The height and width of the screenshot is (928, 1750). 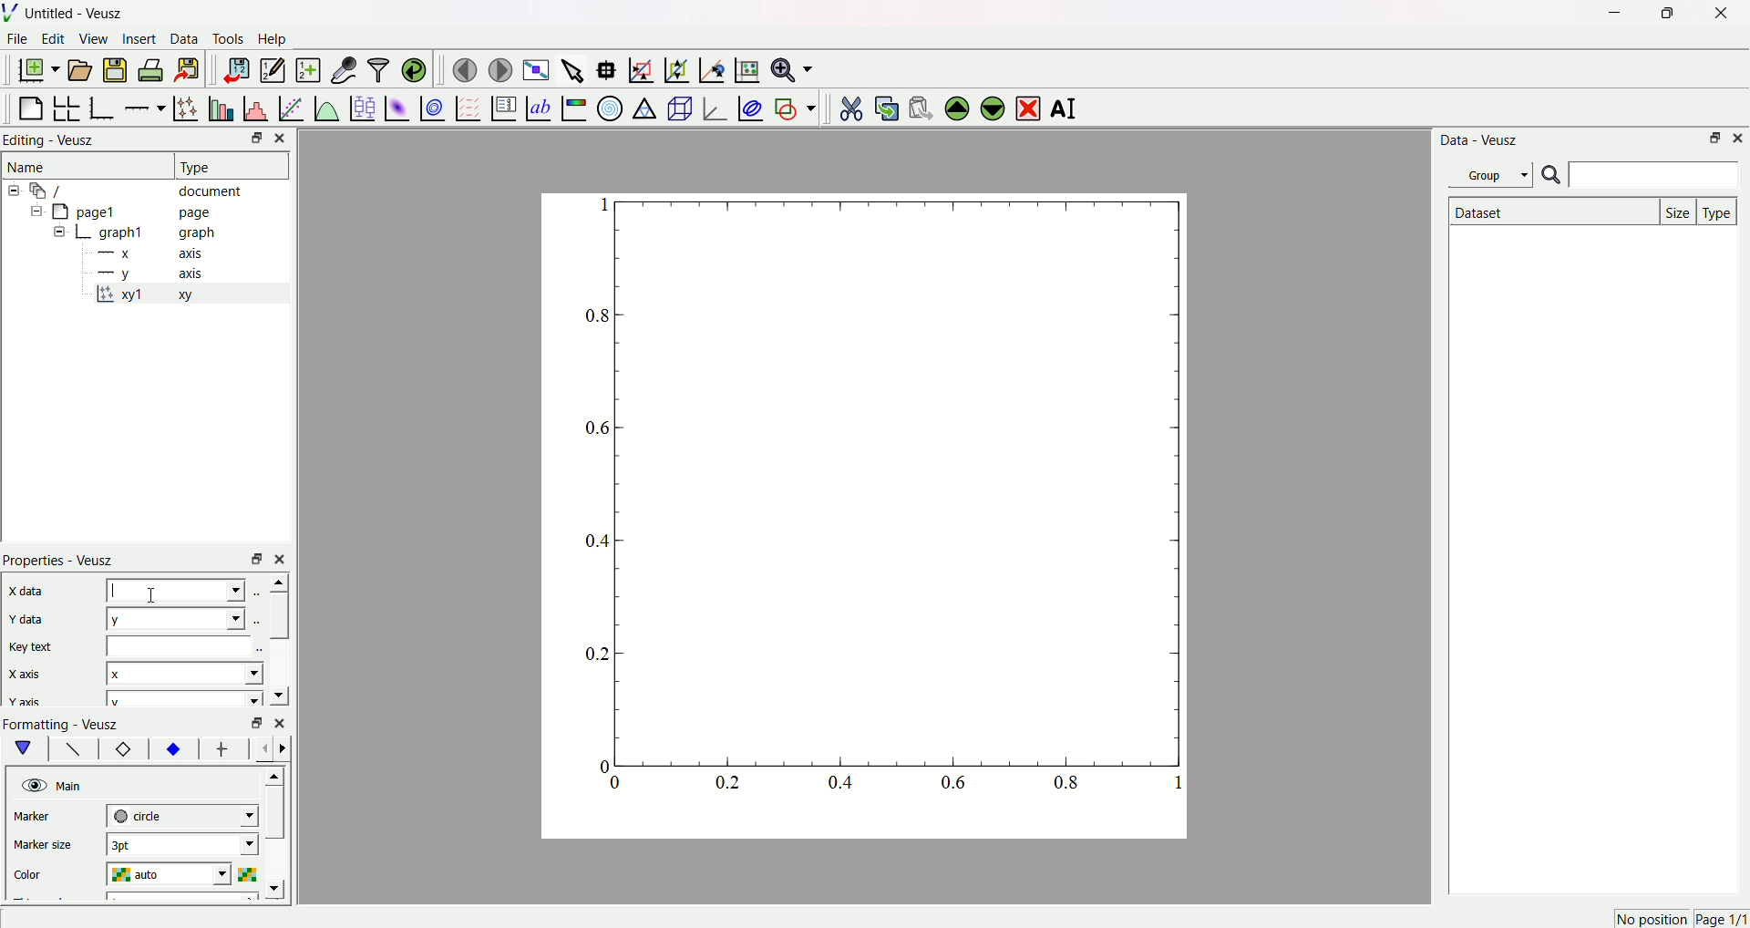 I want to click on minimise, so click(x=252, y=558).